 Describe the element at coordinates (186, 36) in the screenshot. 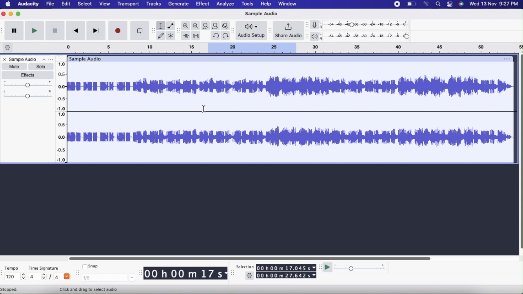

I see `Trim audio outside selection` at that location.